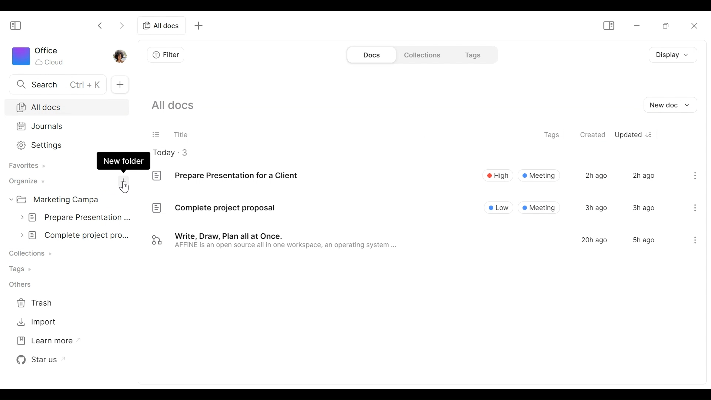 The height and width of the screenshot is (400, 711). What do you see at coordinates (157, 134) in the screenshot?
I see `(un)select` at bounding box center [157, 134].